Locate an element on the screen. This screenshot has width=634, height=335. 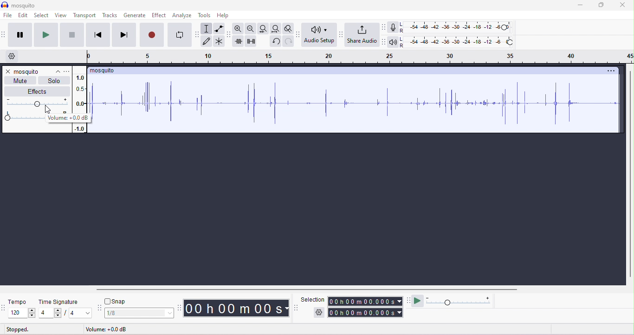
record meter is located at coordinates (394, 28).